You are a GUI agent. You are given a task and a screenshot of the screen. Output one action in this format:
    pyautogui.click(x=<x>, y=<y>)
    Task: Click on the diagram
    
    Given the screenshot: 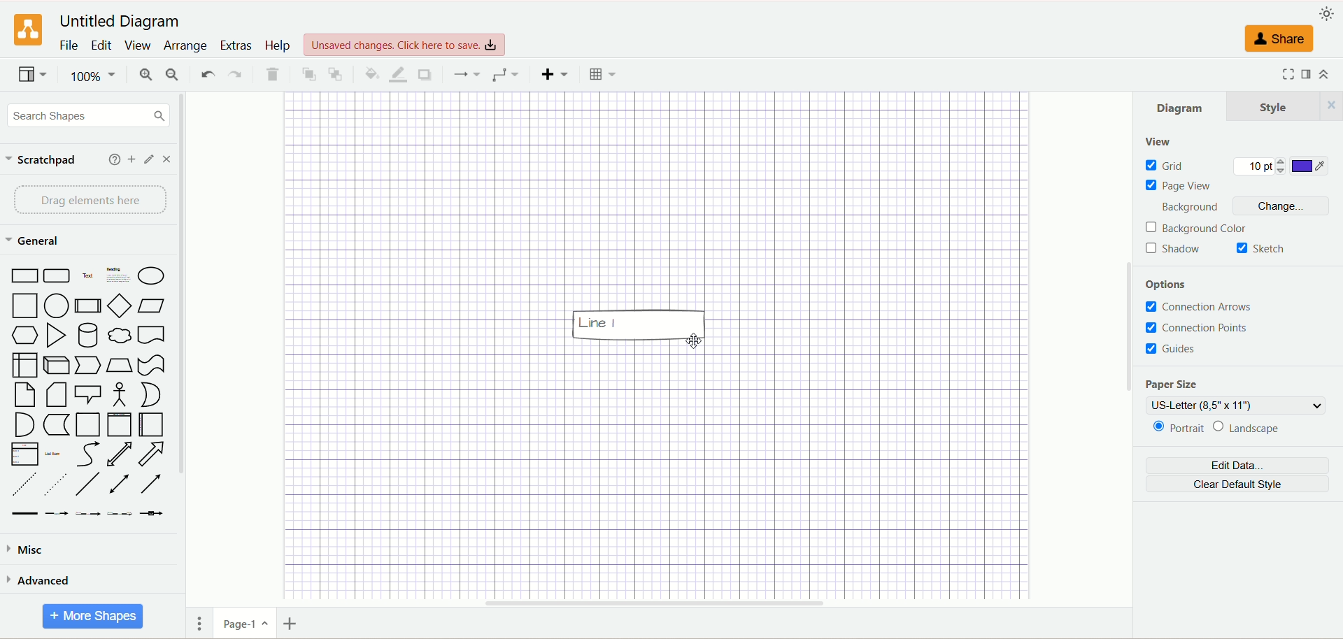 What is the action you would take?
    pyautogui.click(x=1181, y=106)
    